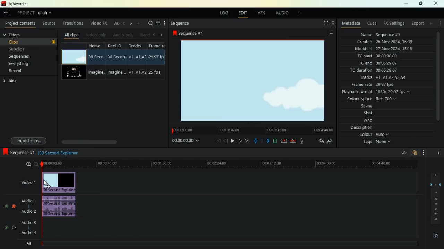 Image resolution: width=444 pixels, height=249 pixels. Describe the element at coordinates (22, 57) in the screenshot. I see `sequences` at that location.